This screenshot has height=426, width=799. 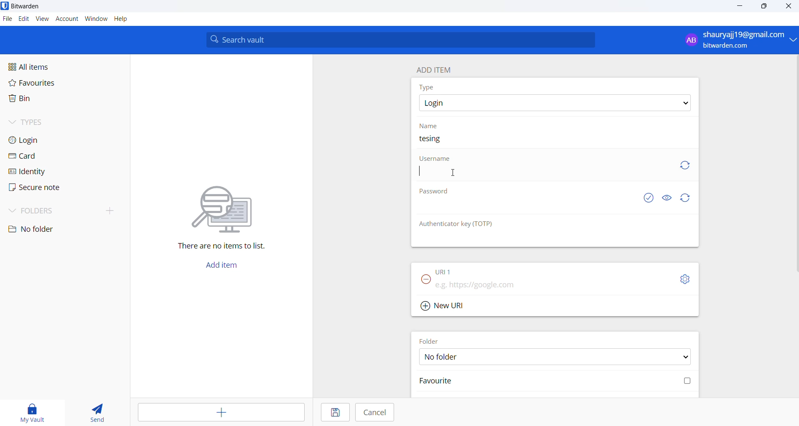 What do you see at coordinates (50, 212) in the screenshot?
I see `folders` at bounding box center [50, 212].